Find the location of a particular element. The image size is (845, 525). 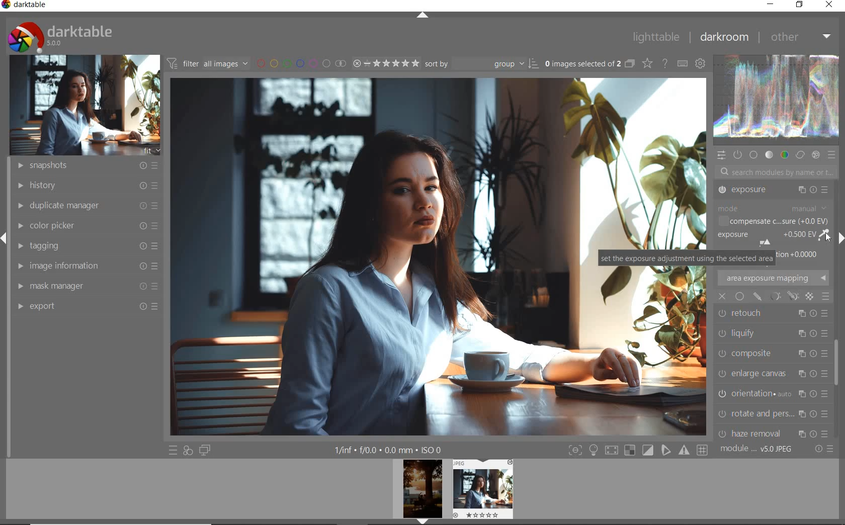

blending options is located at coordinates (826, 297).